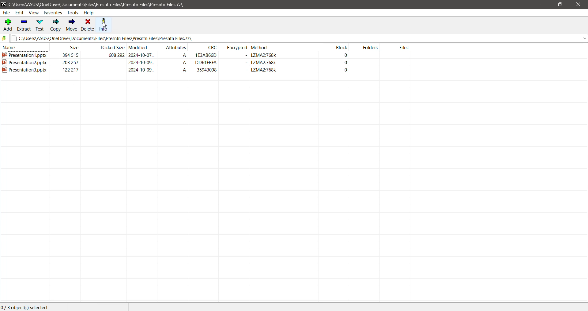 Image resolution: width=588 pixels, height=311 pixels. What do you see at coordinates (141, 70) in the screenshot?
I see `2024-10-09...` at bounding box center [141, 70].